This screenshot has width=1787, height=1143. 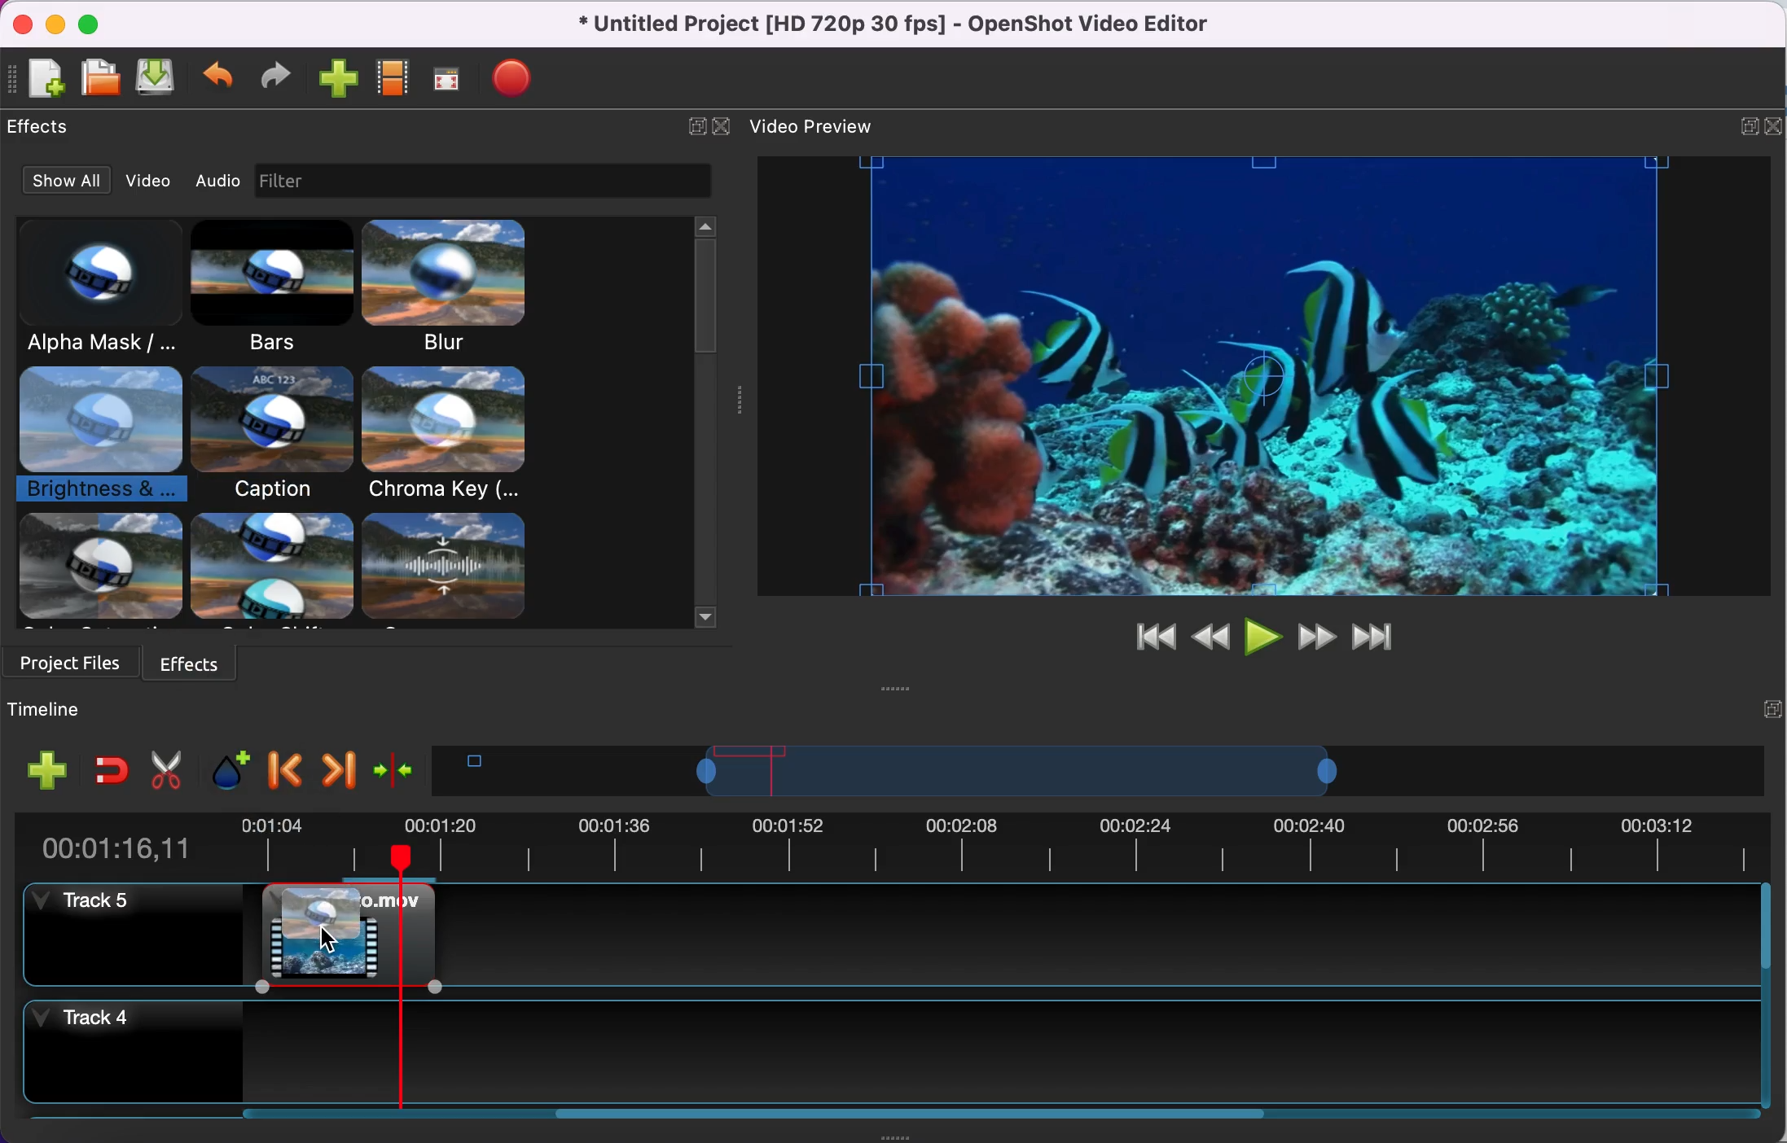 I want to click on import file, so click(x=336, y=81).